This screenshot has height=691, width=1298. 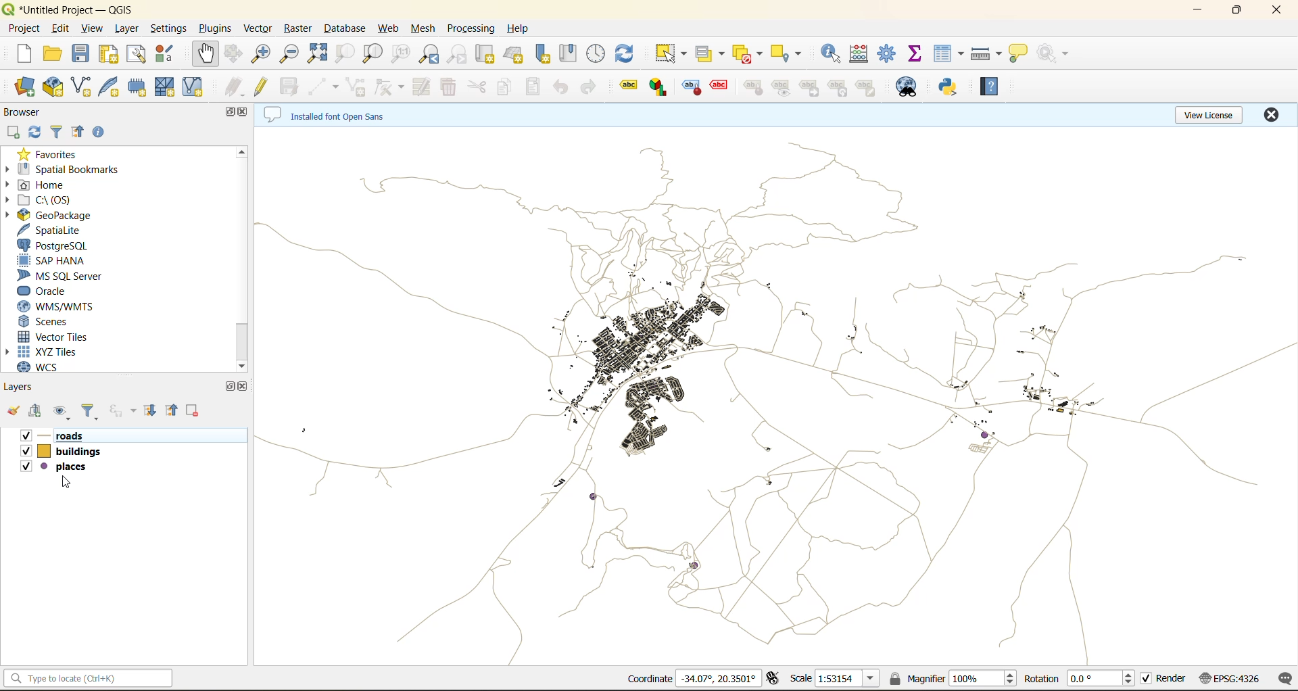 What do you see at coordinates (23, 387) in the screenshot?
I see `layers` at bounding box center [23, 387].